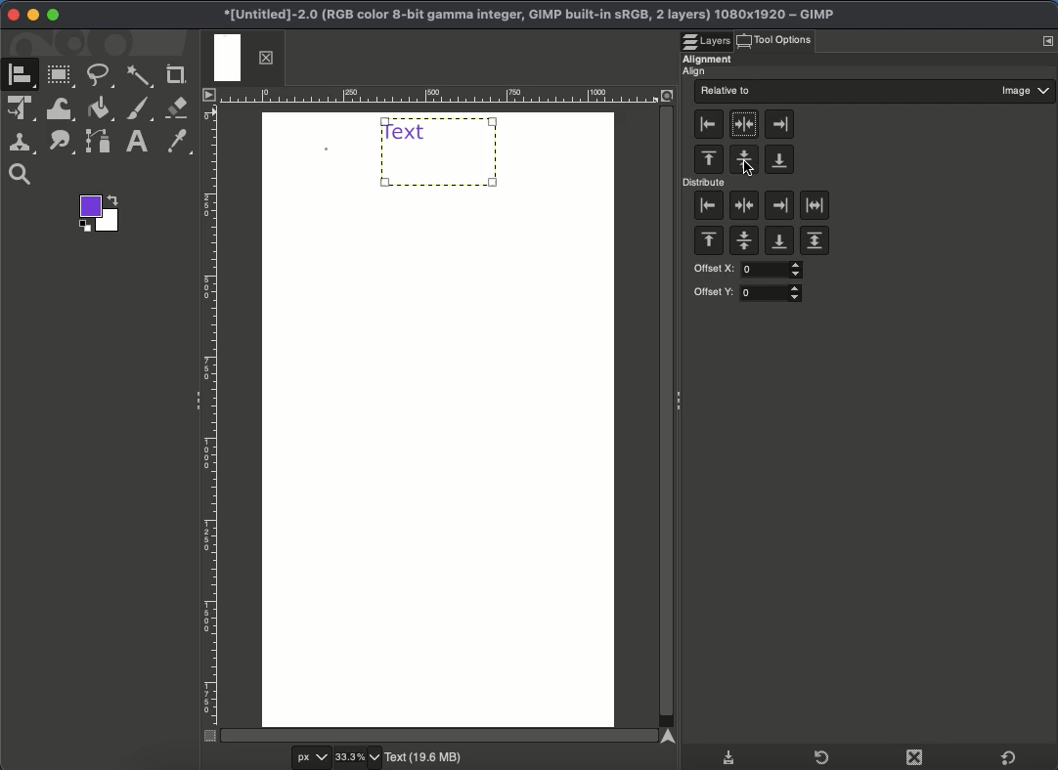  I want to click on Freehand tool, so click(102, 77).